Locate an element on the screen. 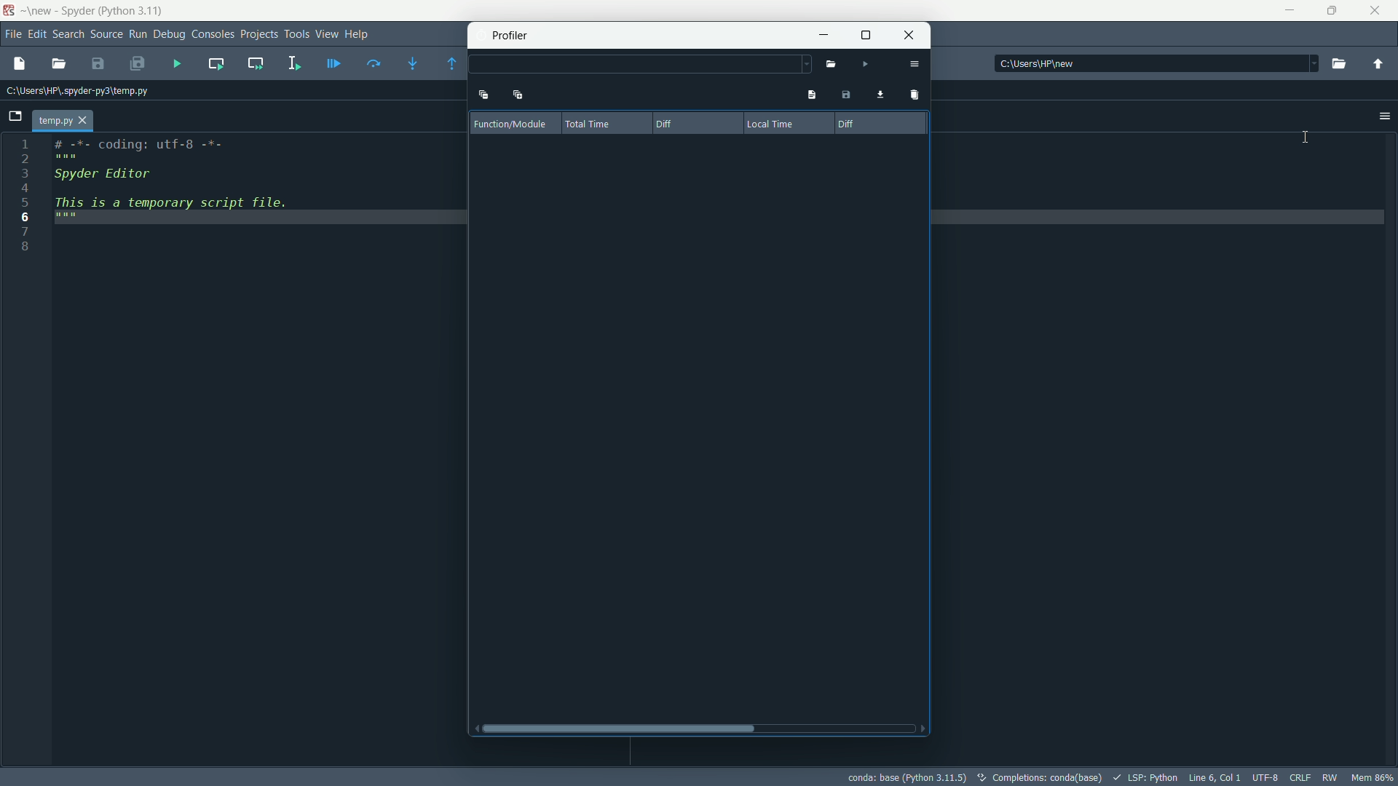 The width and height of the screenshot is (1398, 786). unlock position is located at coordinates (1384, 118).